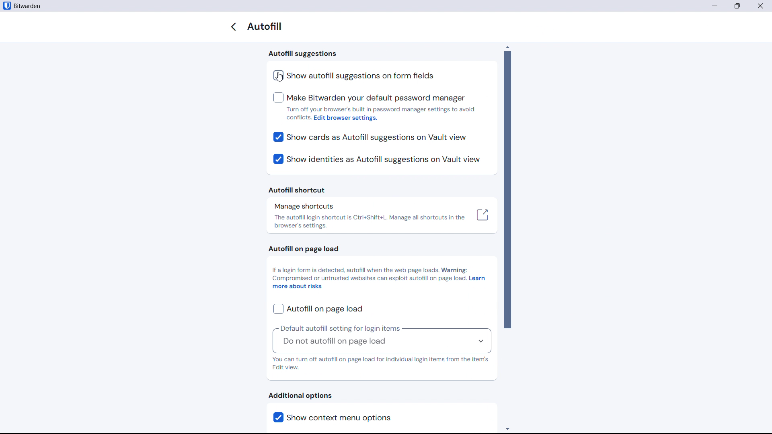  I want to click on Maximise , so click(738, 6).